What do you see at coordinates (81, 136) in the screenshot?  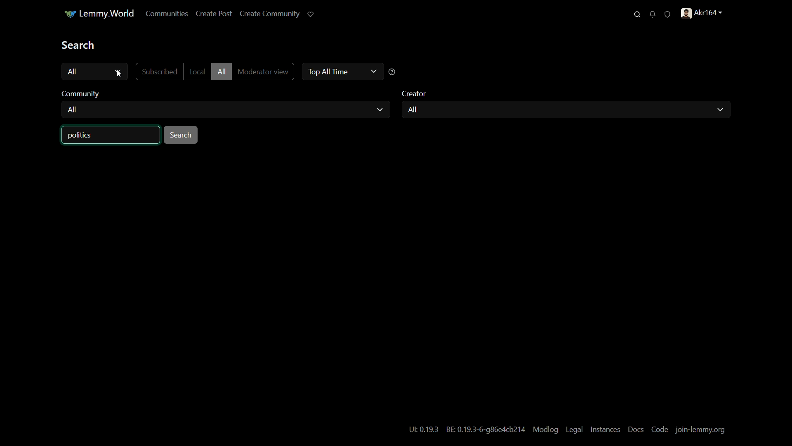 I see `politics` at bounding box center [81, 136].